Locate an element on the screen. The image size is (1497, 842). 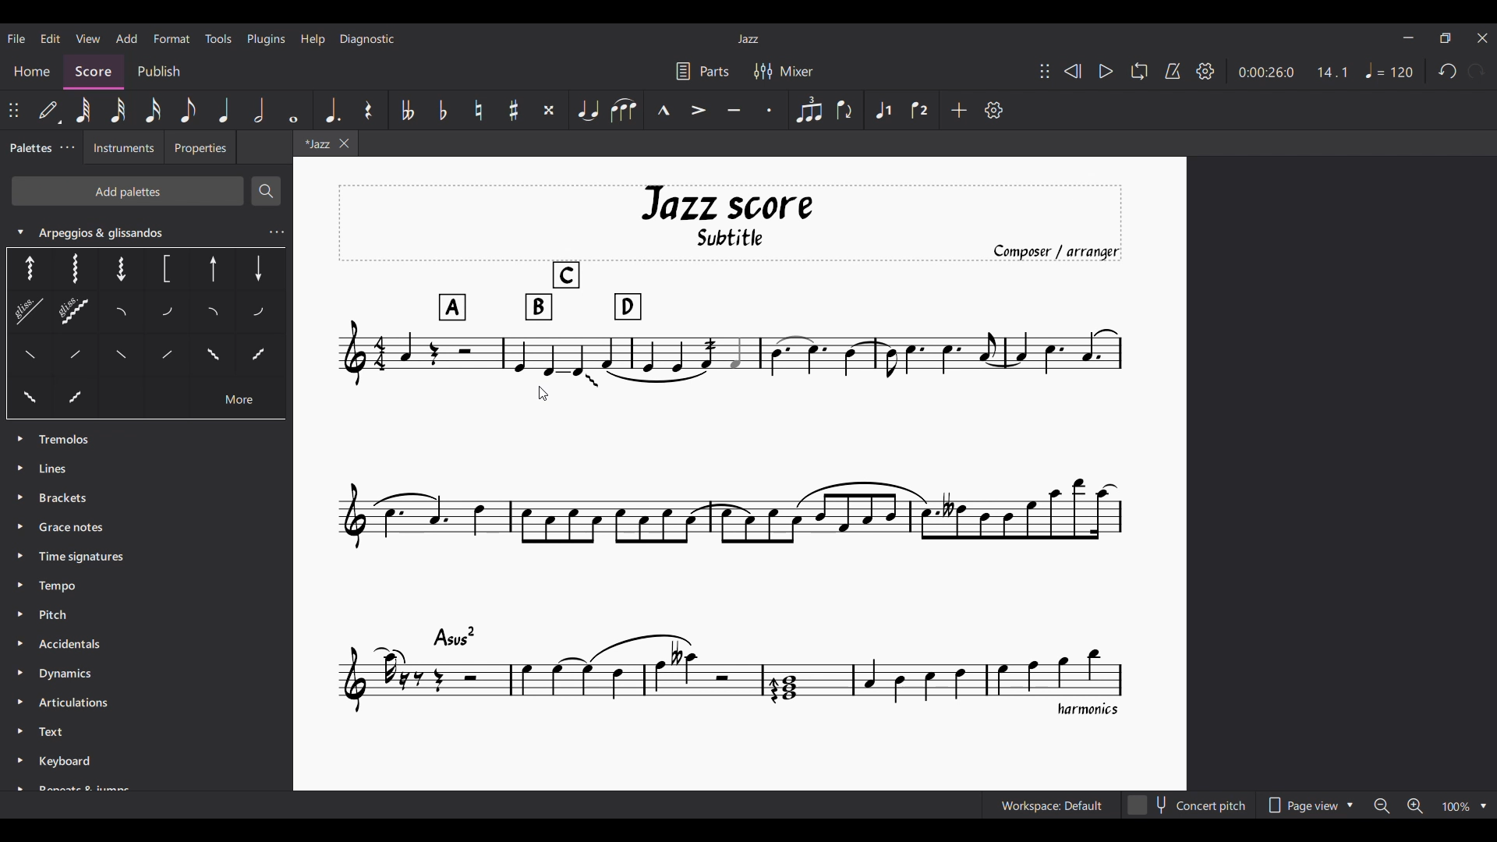
Add palettes is located at coordinates (127, 190).